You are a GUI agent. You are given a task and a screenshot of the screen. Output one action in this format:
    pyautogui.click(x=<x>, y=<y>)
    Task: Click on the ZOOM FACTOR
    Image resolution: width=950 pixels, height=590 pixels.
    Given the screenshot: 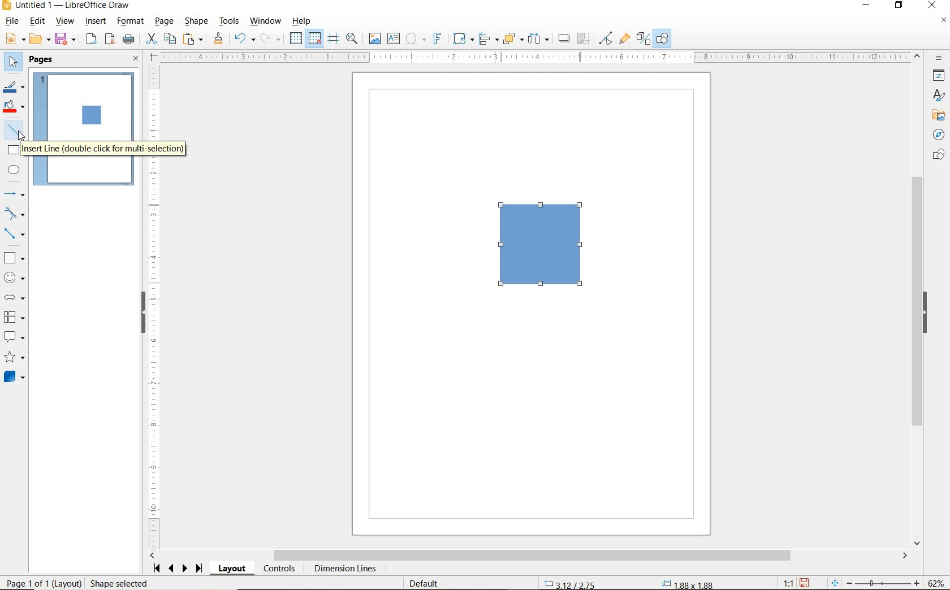 What is the action you would take?
    pyautogui.click(x=935, y=583)
    